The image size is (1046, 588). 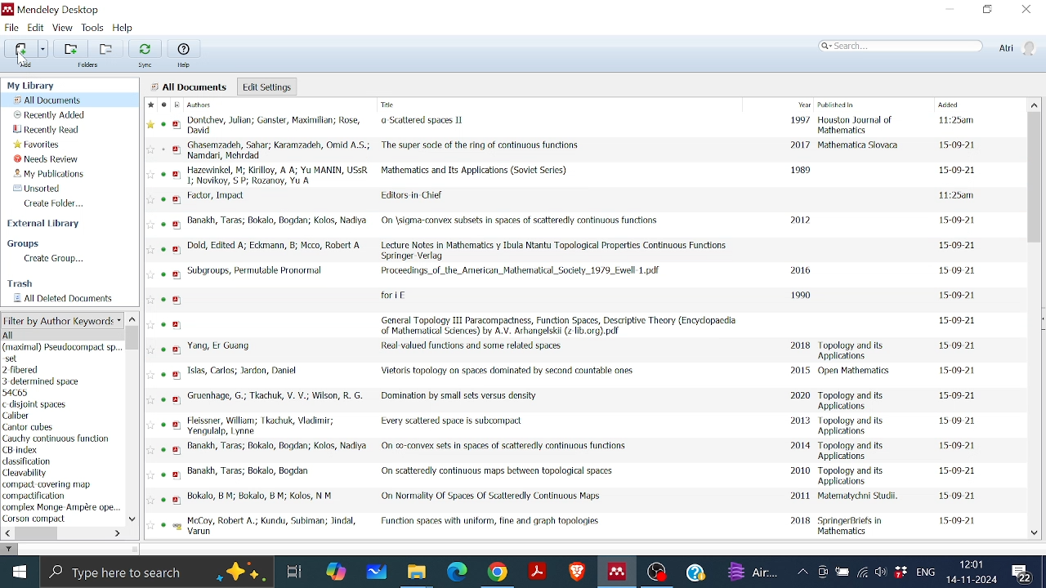 What do you see at coordinates (955, 345) in the screenshot?
I see `date` at bounding box center [955, 345].